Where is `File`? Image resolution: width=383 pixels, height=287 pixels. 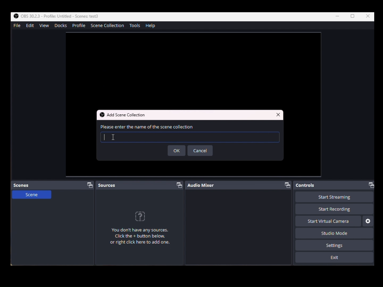 File is located at coordinates (16, 25).